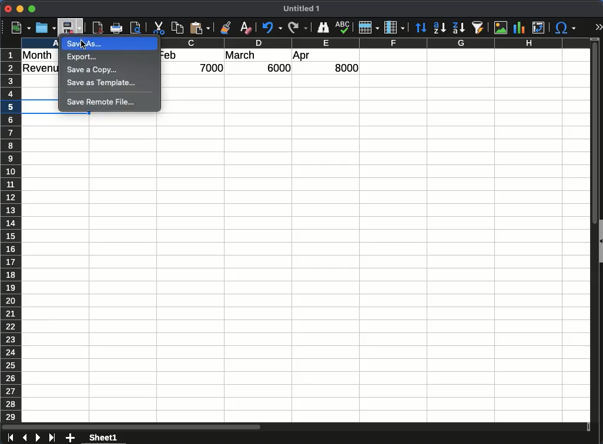  What do you see at coordinates (52, 438) in the screenshot?
I see `last sheet` at bounding box center [52, 438].